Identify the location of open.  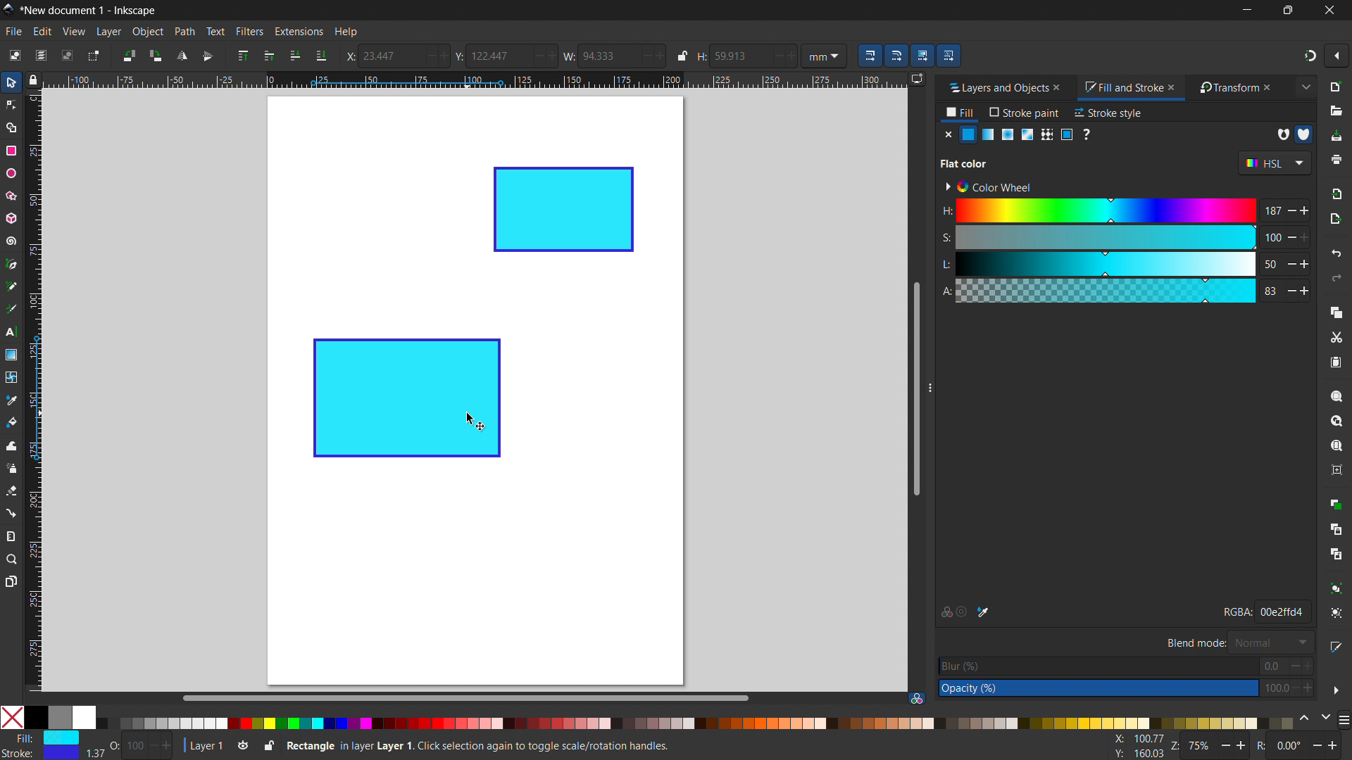
(1336, 111).